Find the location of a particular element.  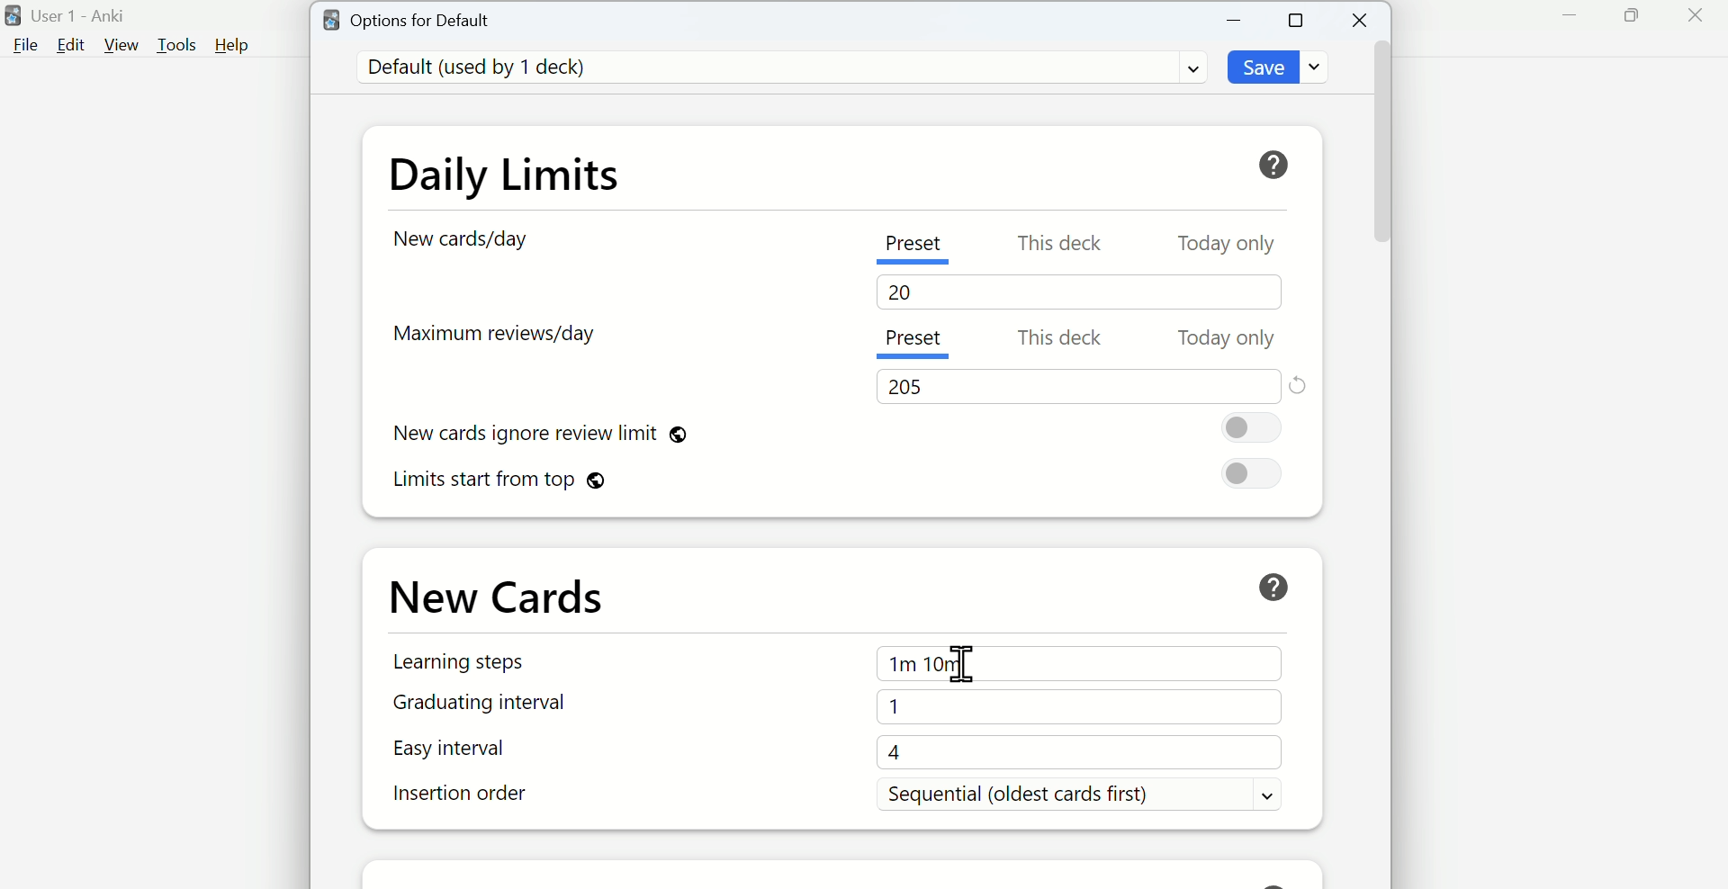

Help is located at coordinates (229, 45).